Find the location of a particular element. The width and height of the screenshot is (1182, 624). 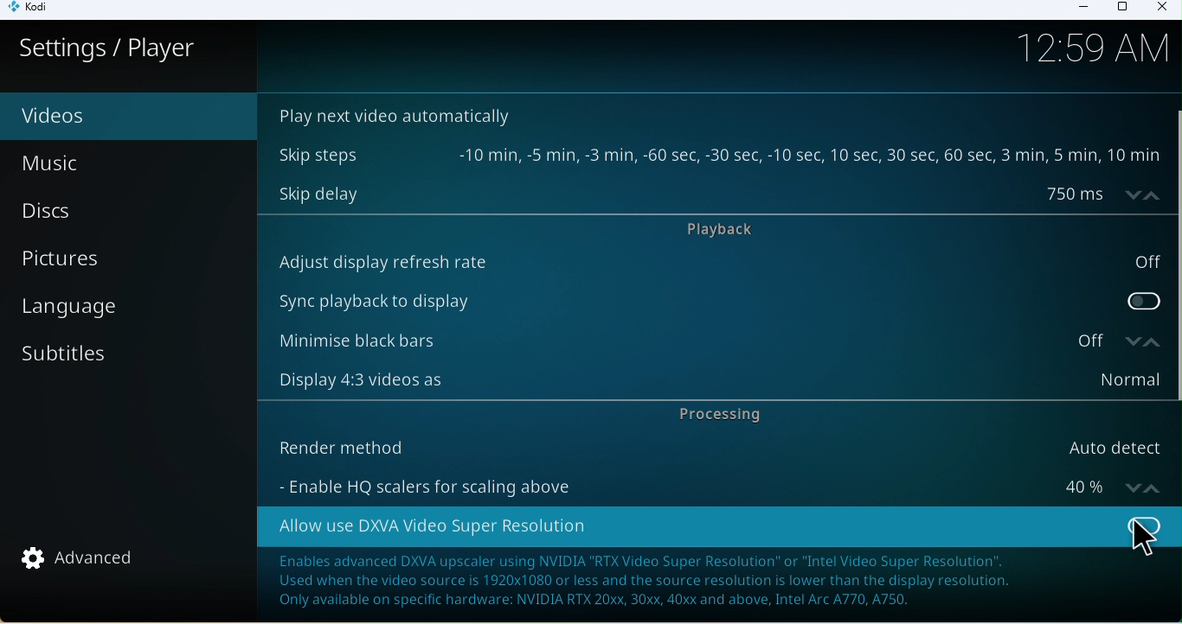

Render method is located at coordinates (716, 445).